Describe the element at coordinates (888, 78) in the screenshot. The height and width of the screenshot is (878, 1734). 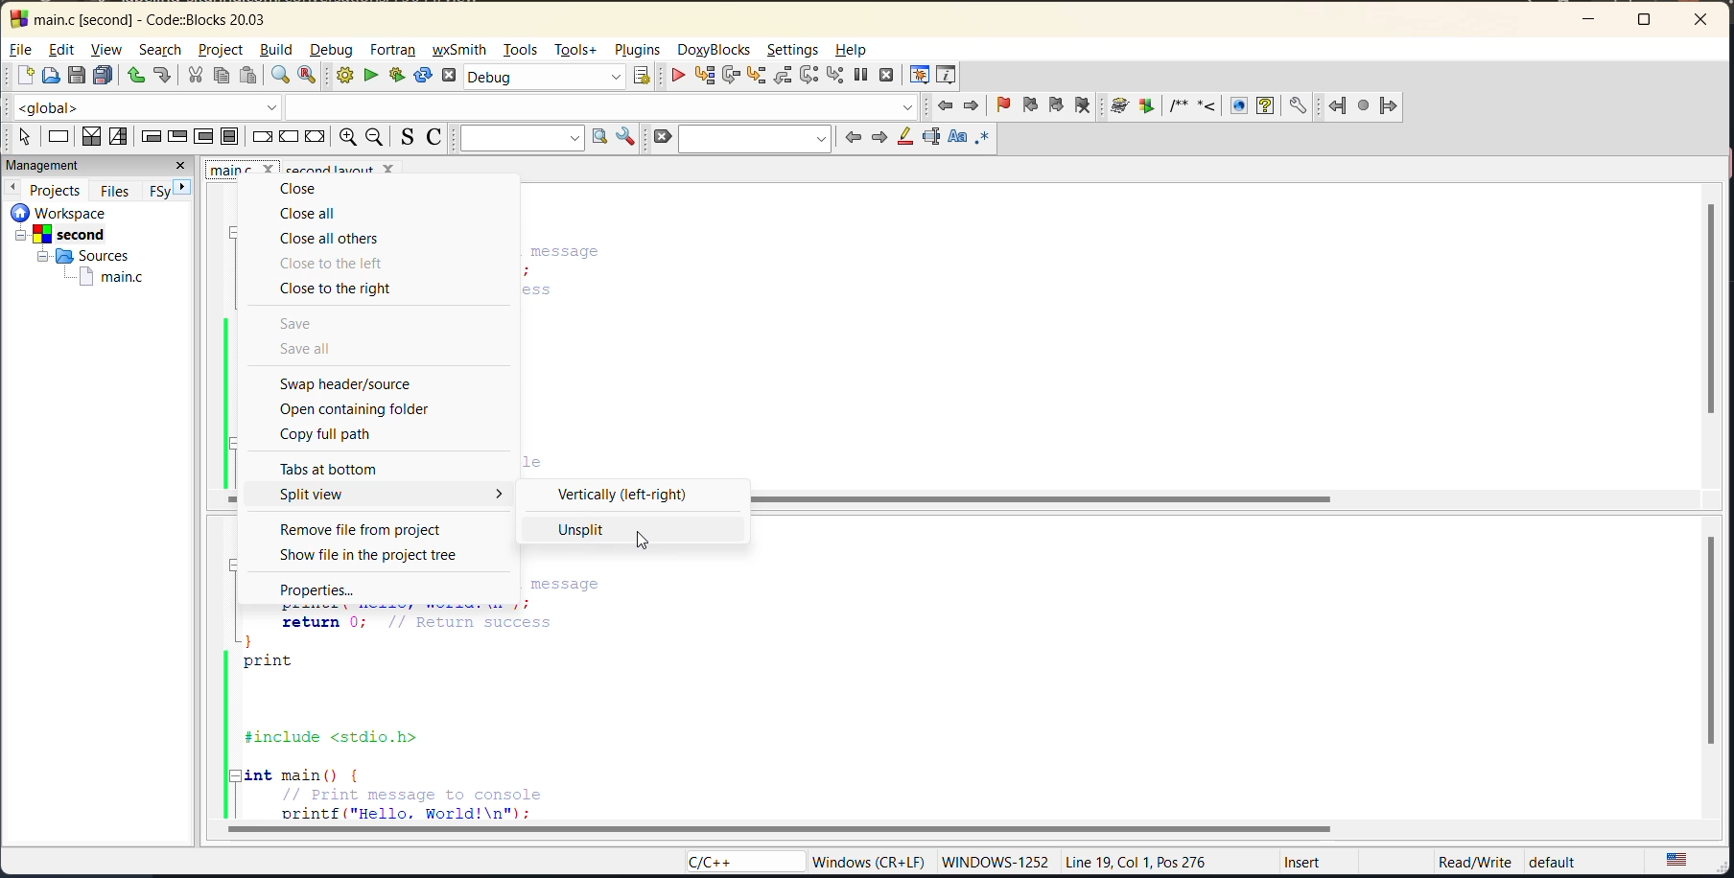
I see `stop debugger` at that location.